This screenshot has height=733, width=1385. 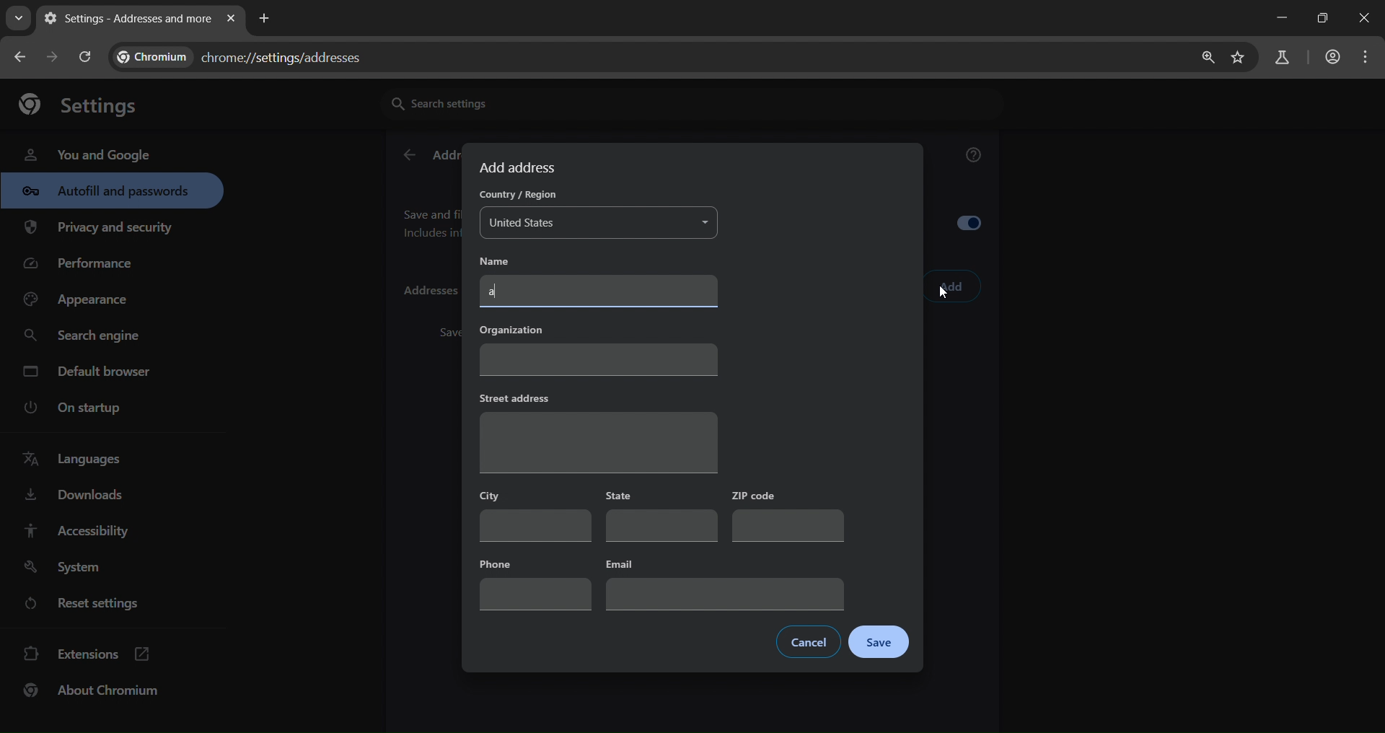 What do you see at coordinates (86, 103) in the screenshot?
I see `settings` at bounding box center [86, 103].